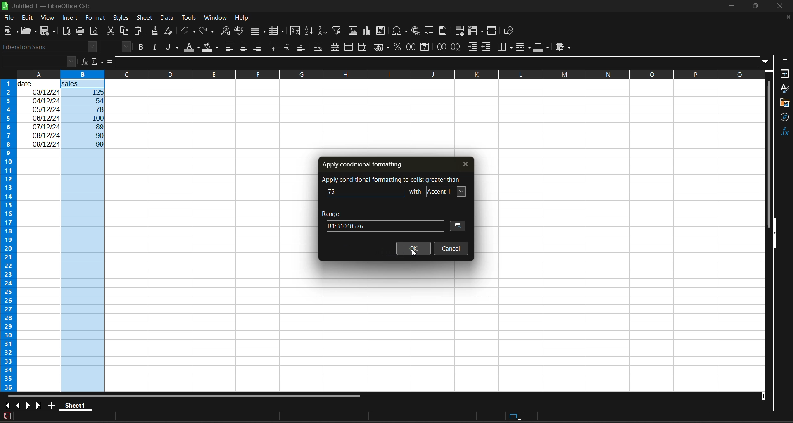  Describe the element at coordinates (28, 31) in the screenshot. I see `open` at that location.